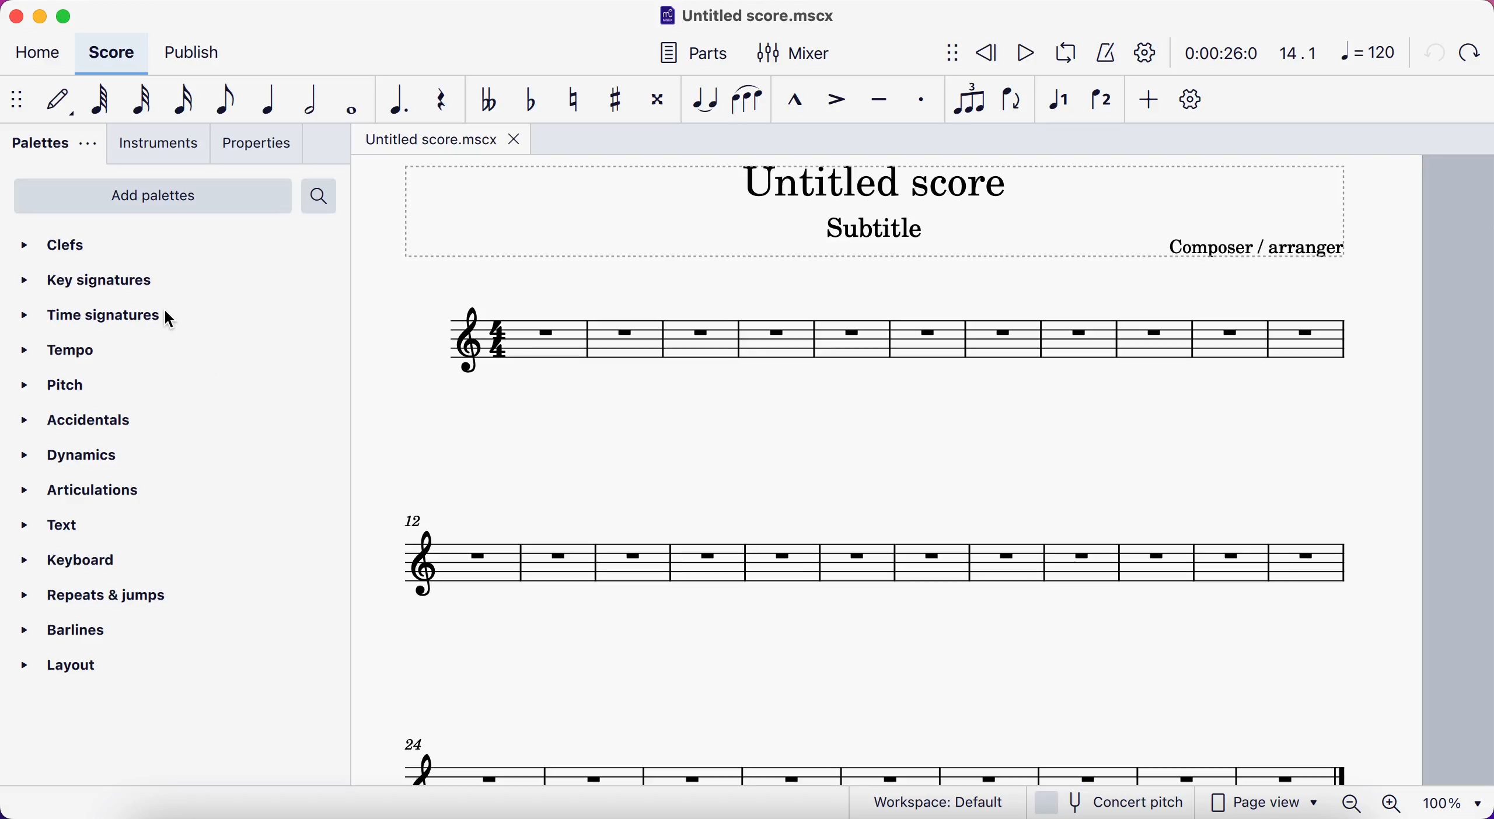  Describe the element at coordinates (484, 98) in the screenshot. I see `toggle double flat` at that location.